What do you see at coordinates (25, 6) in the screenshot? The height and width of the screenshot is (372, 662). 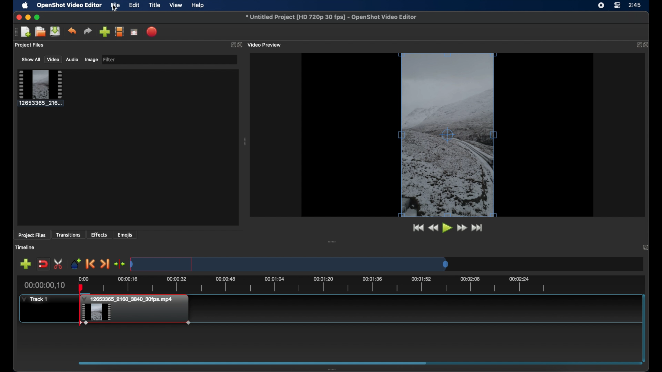 I see `apple icon` at bounding box center [25, 6].